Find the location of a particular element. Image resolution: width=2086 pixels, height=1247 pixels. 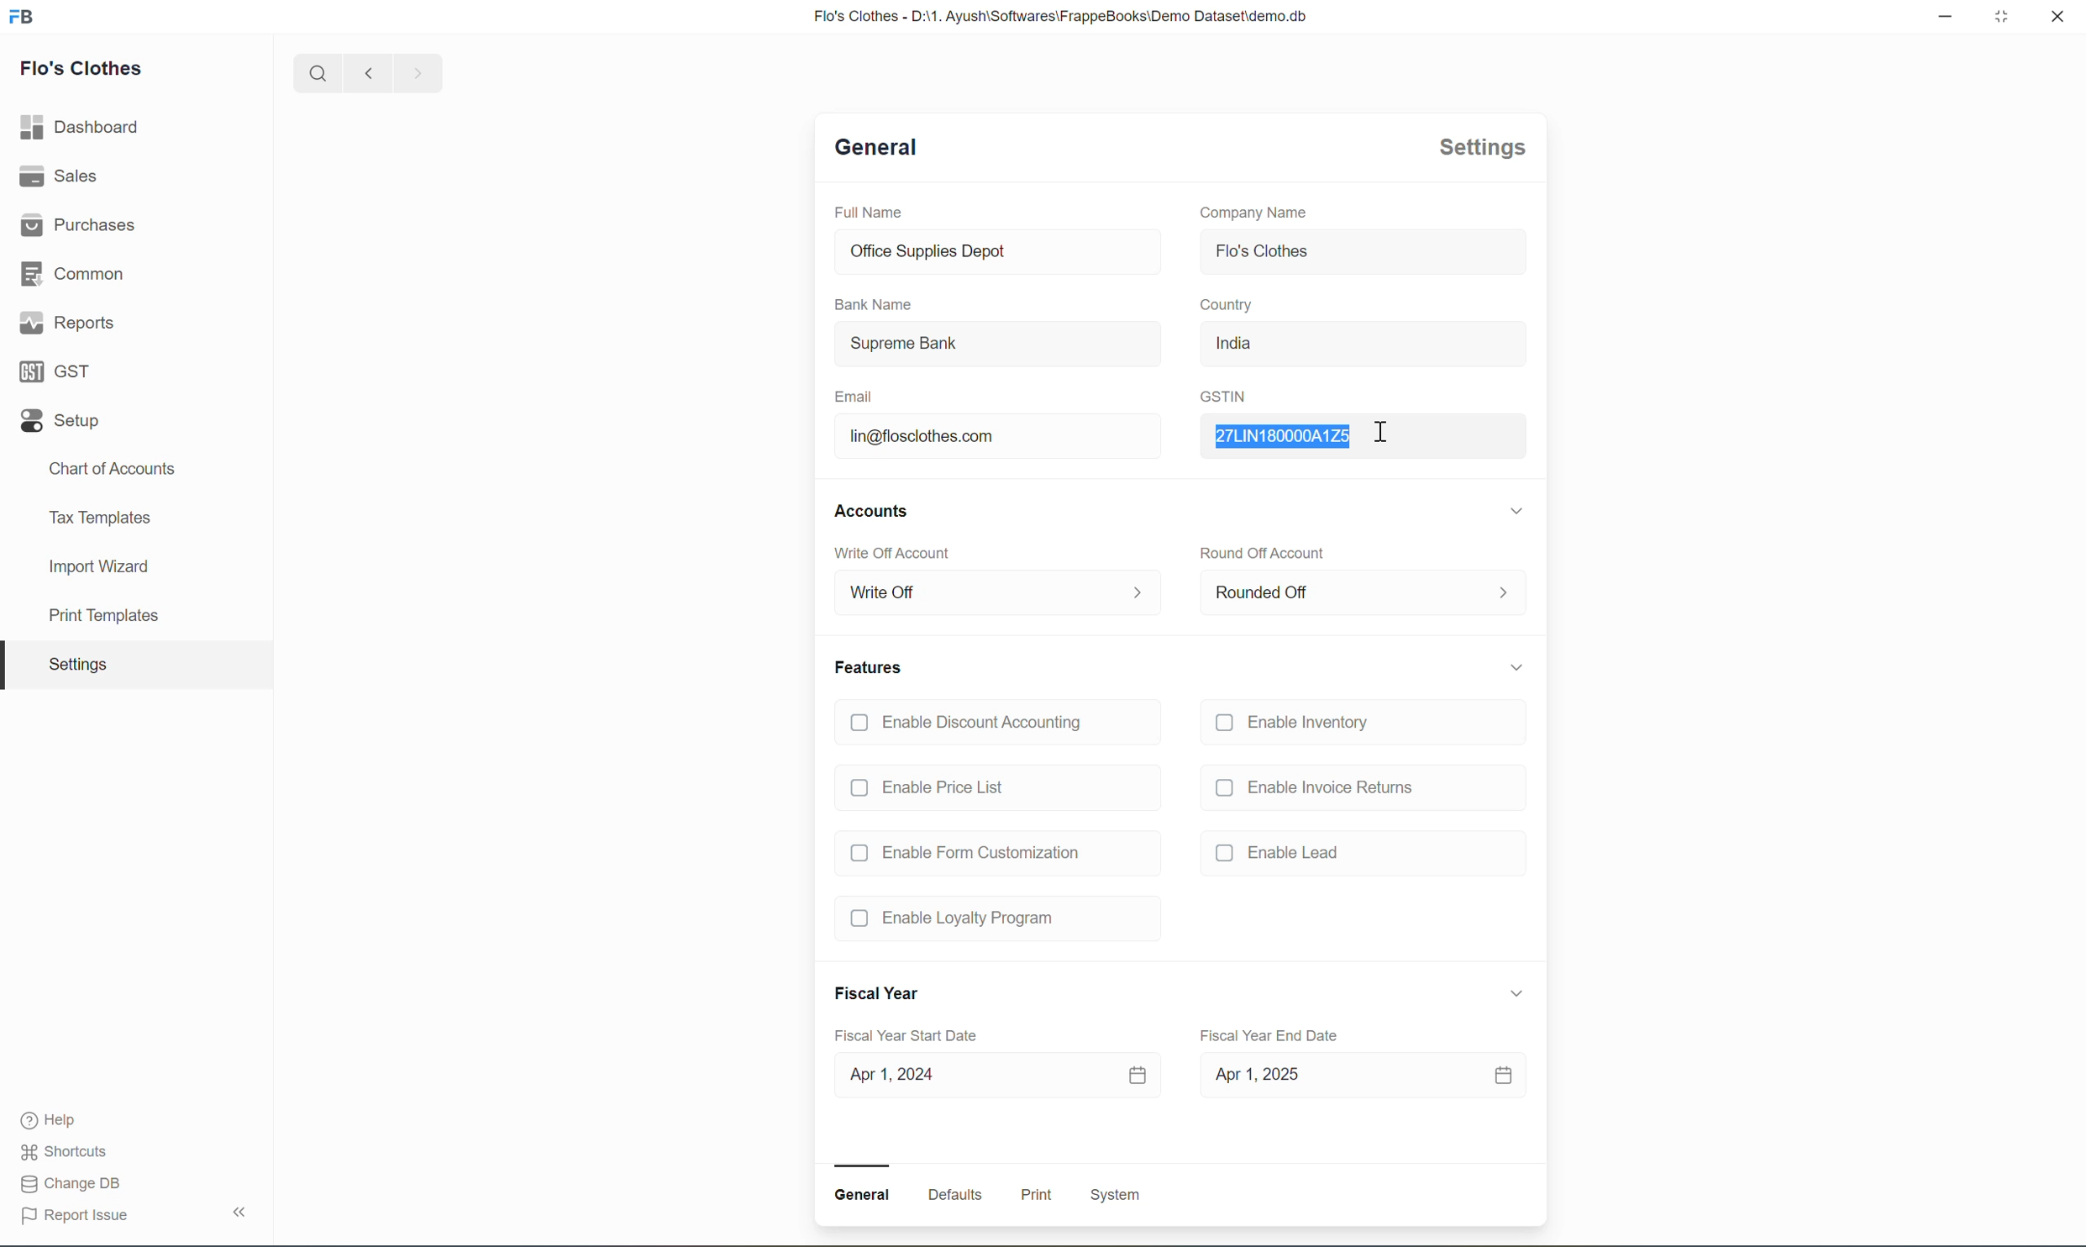

cursor is located at coordinates (1381, 433).